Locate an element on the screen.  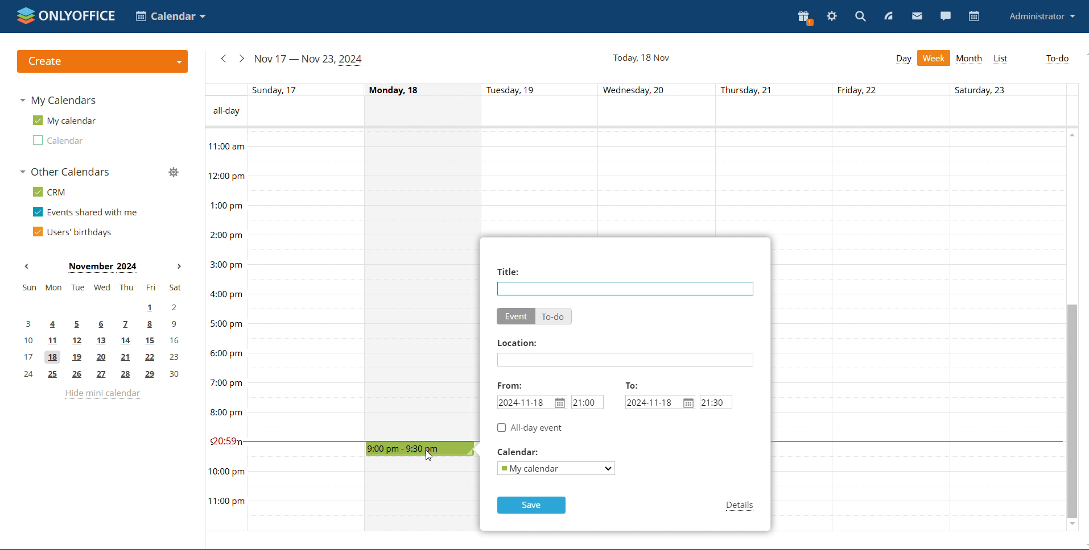
save is located at coordinates (531, 505).